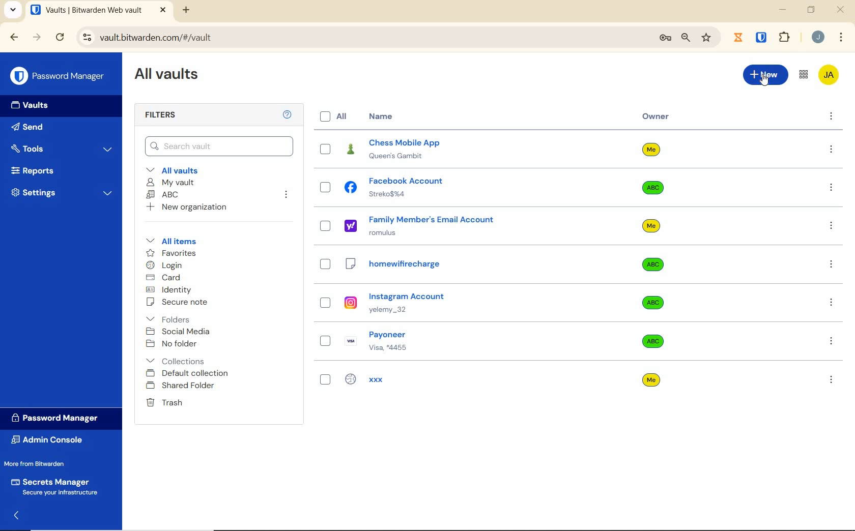 The width and height of the screenshot is (855, 531). I want to click on checkbox, so click(326, 264).